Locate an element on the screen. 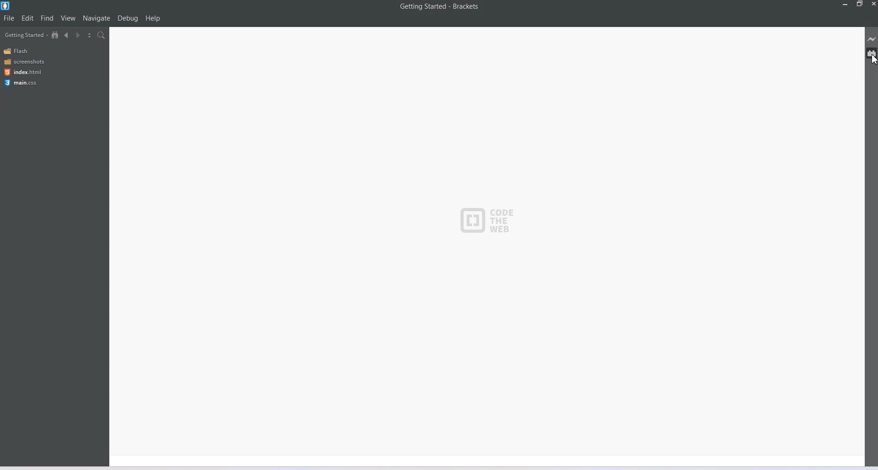  Navigation is located at coordinates (97, 18).